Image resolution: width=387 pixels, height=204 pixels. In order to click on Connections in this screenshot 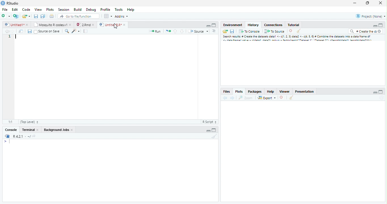, I will do `click(274, 25)`.